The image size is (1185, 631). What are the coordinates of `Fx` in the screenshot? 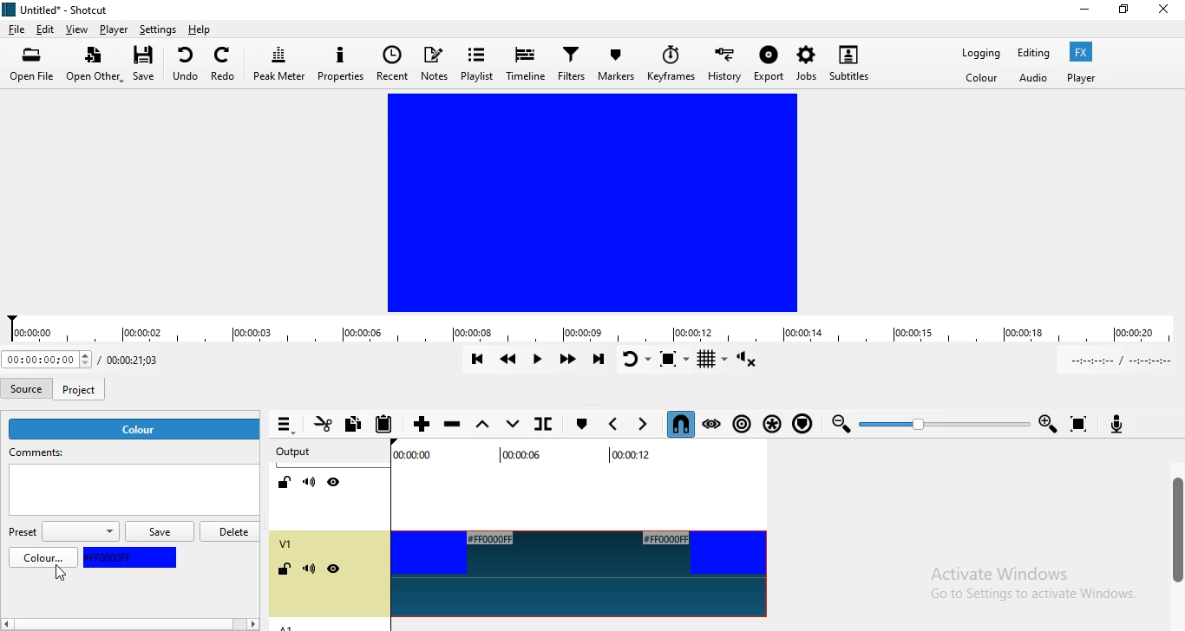 It's located at (1080, 52).